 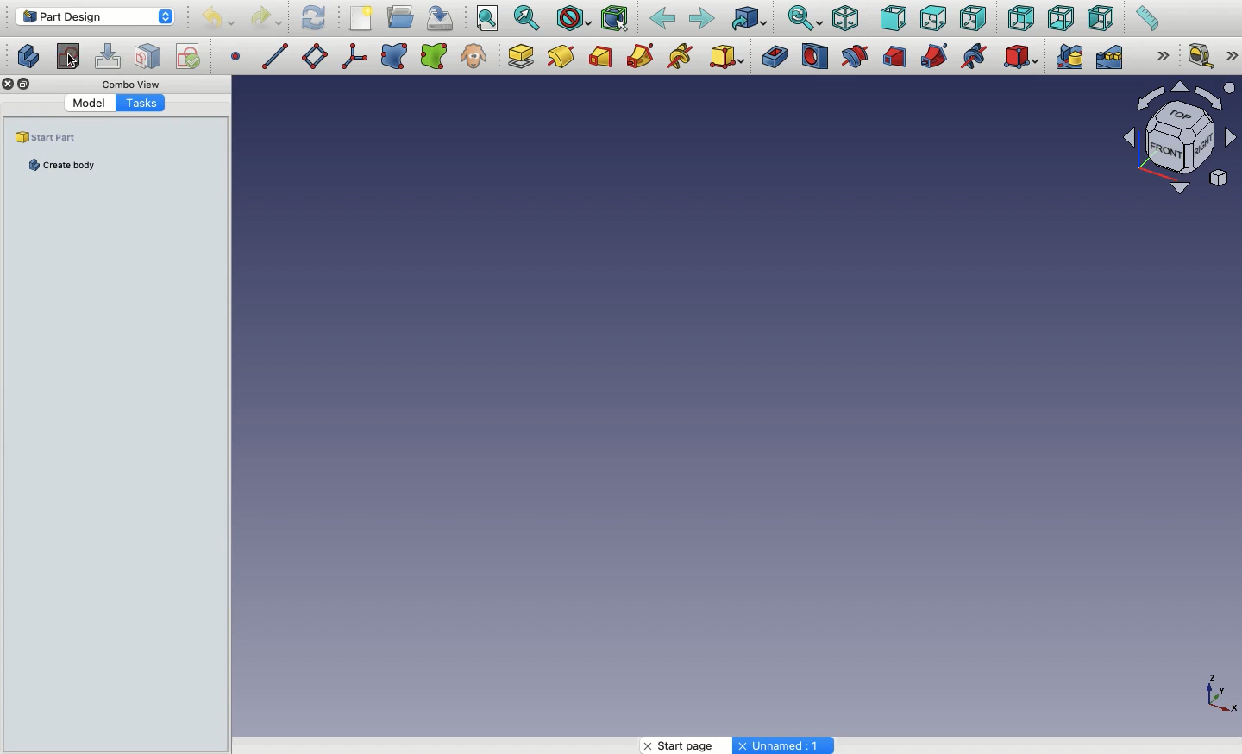 I want to click on Datum plane, so click(x=317, y=57).